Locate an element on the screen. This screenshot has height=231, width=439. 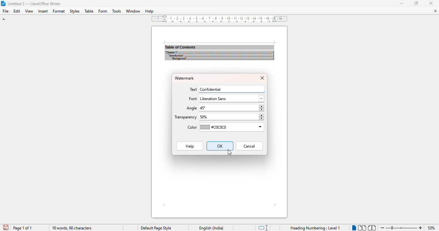
document is located at coordinates (219, 47).